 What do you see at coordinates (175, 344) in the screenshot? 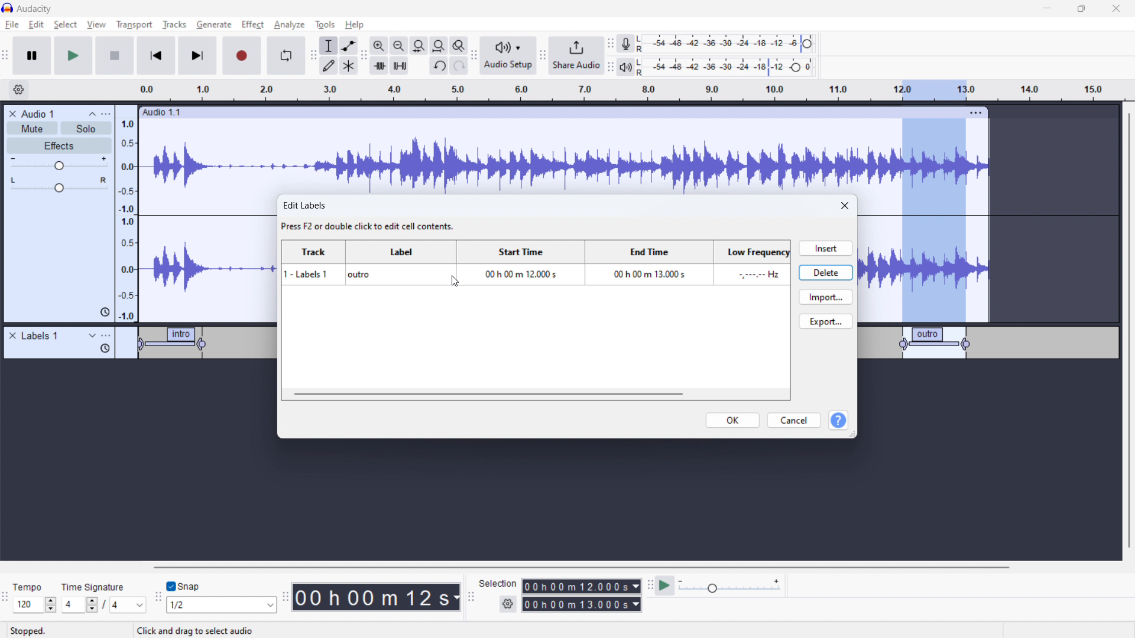
I see `label 1` at bounding box center [175, 344].